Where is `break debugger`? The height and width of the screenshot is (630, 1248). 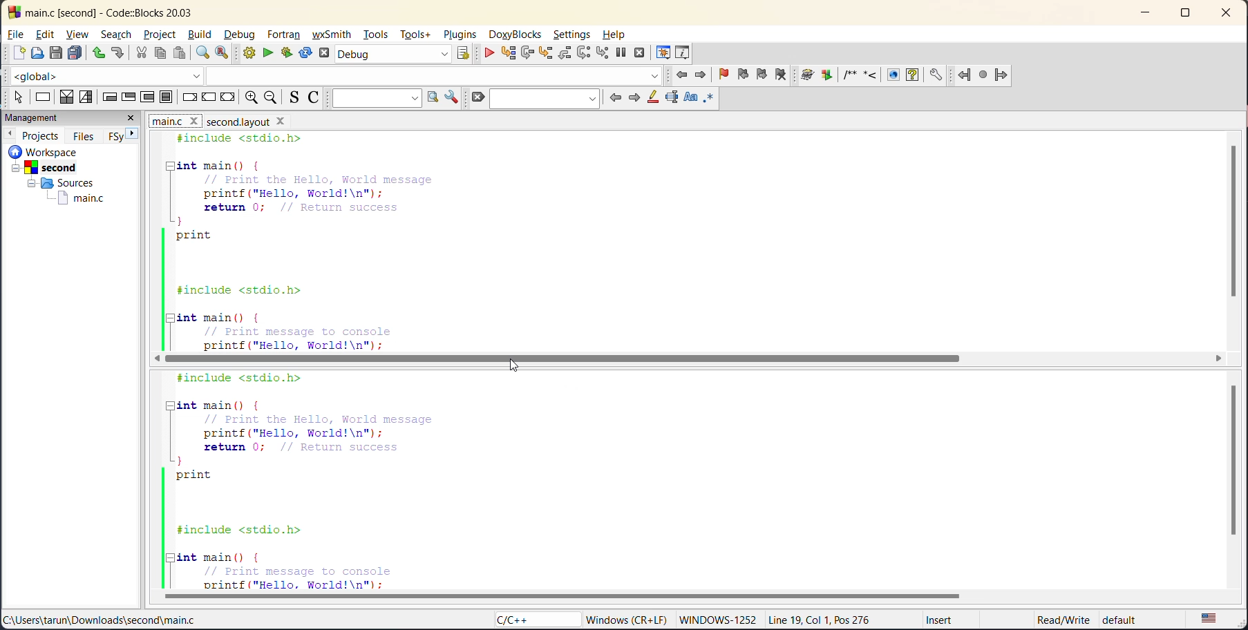 break debugger is located at coordinates (620, 50).